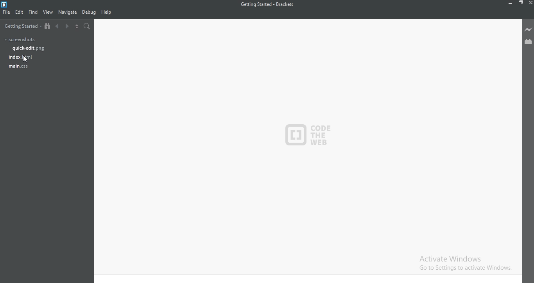 The height and width of the screenshot is (283, 534). What do you see at coordinates (77, 26) in the screenshot?
I see `Split the editor vertically or horizontally` at bounding box center [77, 26].